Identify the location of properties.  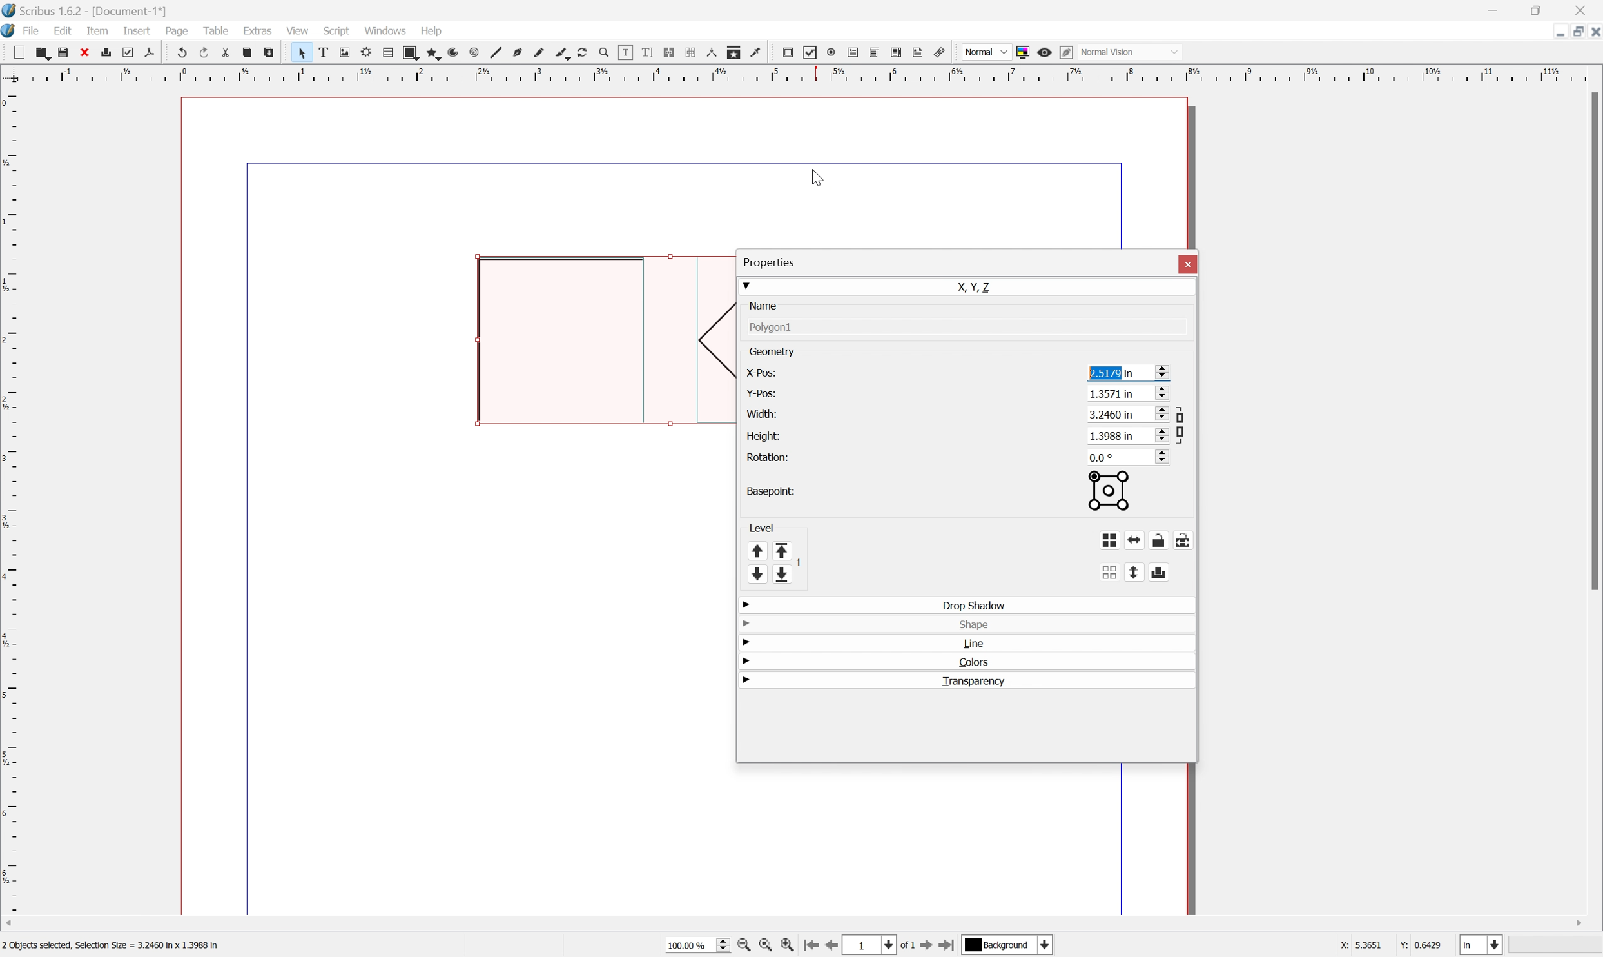
(768, 261).